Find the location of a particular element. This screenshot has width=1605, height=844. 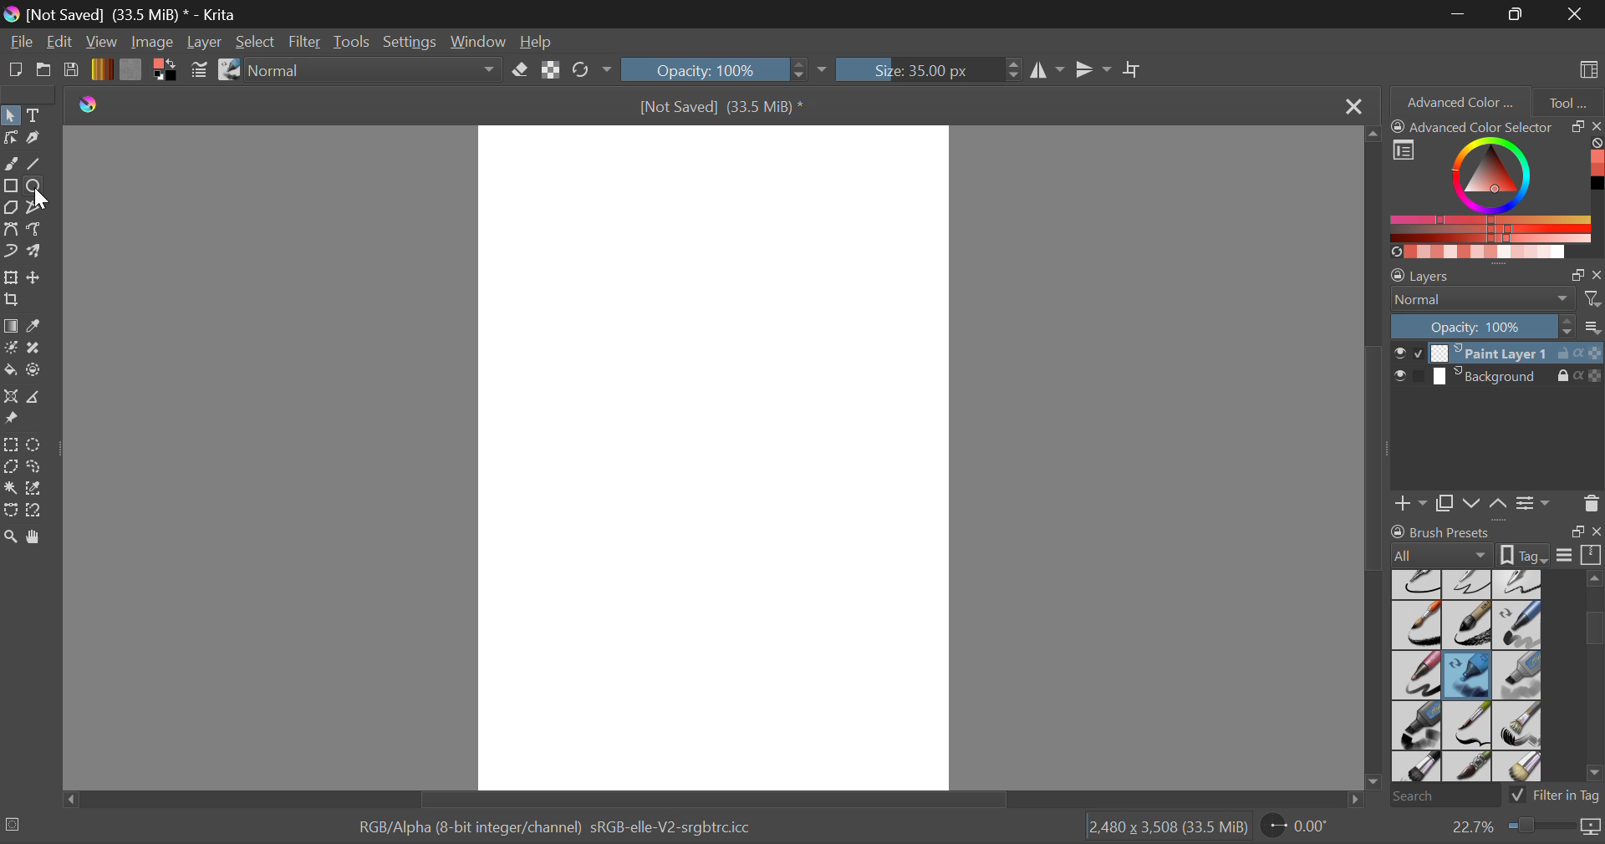

Page Dimensions is located at coordinates (1172, 827).